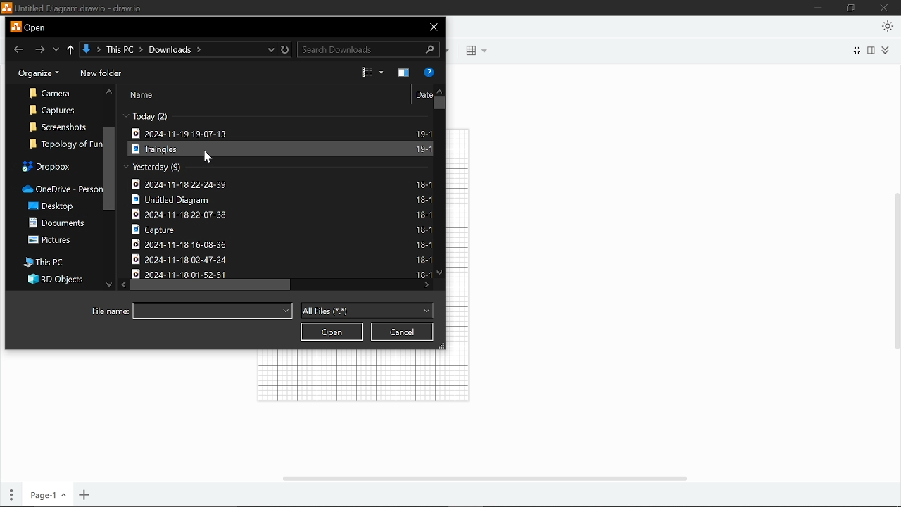 The width and height of the screenshot is (901, 507). Describe the element at coordinates (402, 331) in the screenshot. I see `cancel` at that location.